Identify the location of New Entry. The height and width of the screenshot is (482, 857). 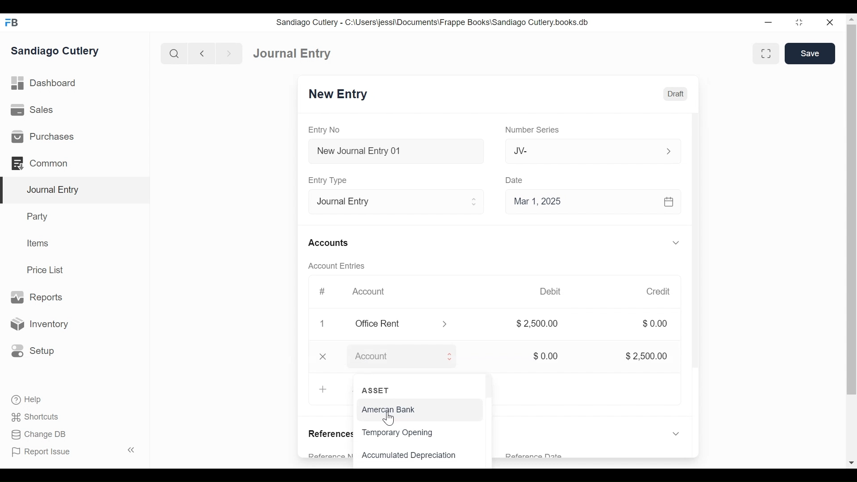
(345, 95).